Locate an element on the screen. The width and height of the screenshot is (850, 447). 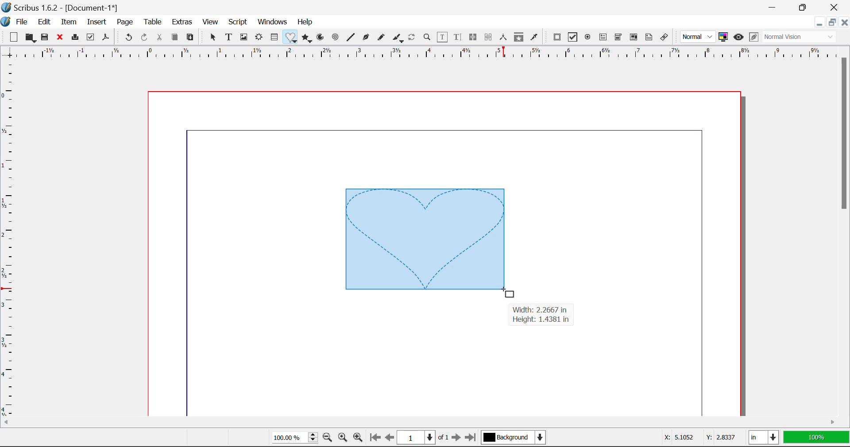
Refresh is located at coordinates (413, 39).